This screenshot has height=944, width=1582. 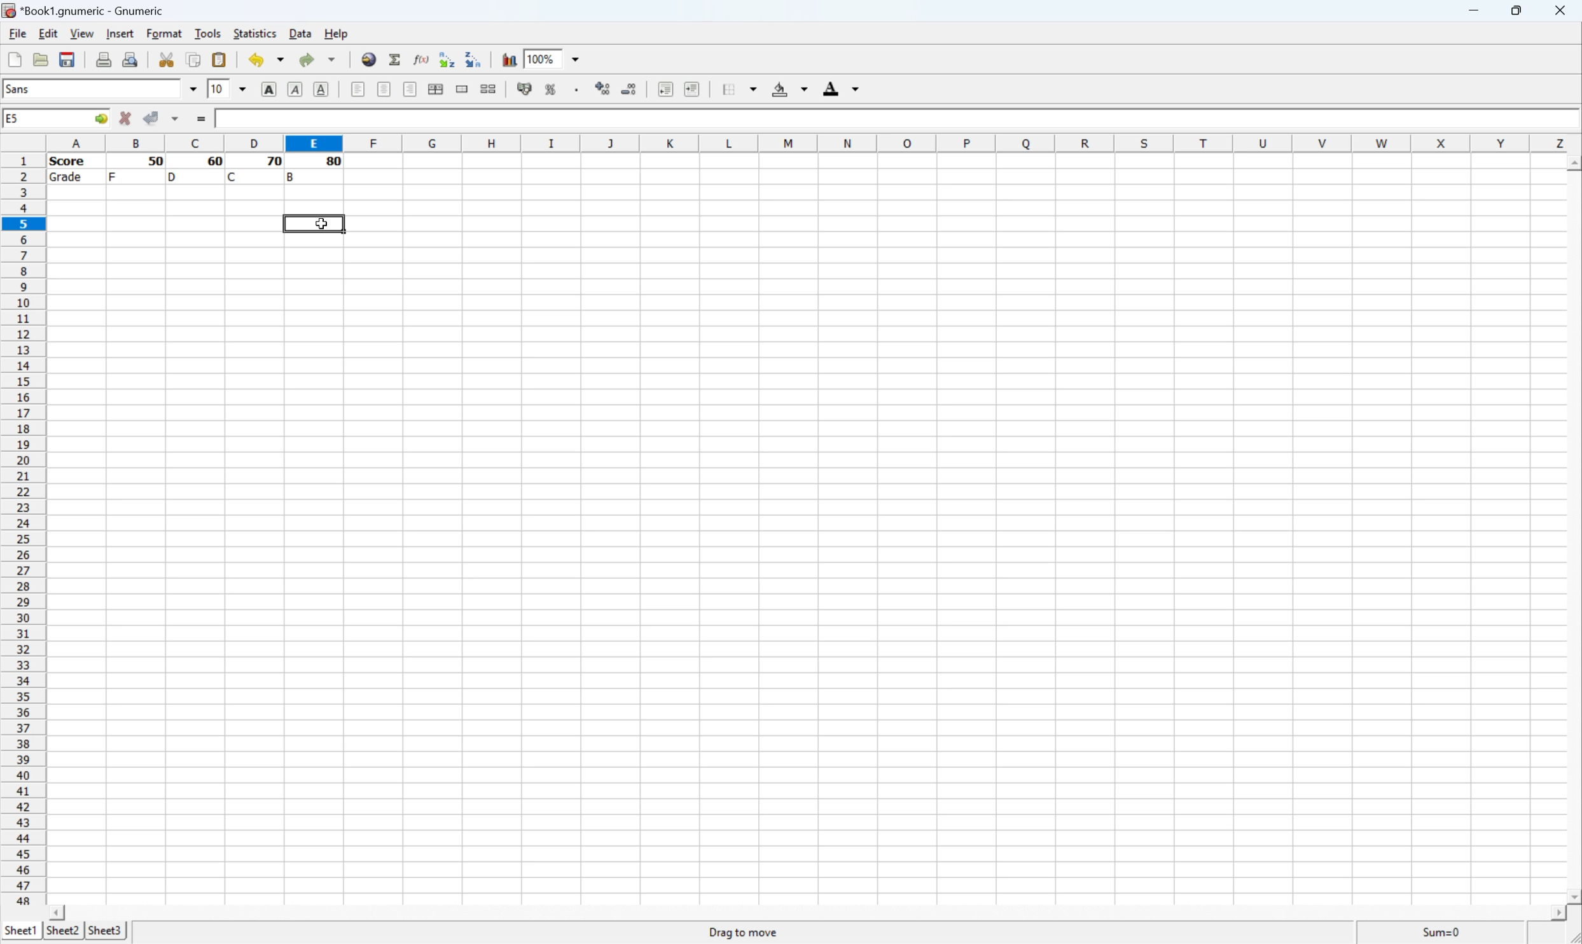 I want to click on Grade, so click(x=69, y=179).